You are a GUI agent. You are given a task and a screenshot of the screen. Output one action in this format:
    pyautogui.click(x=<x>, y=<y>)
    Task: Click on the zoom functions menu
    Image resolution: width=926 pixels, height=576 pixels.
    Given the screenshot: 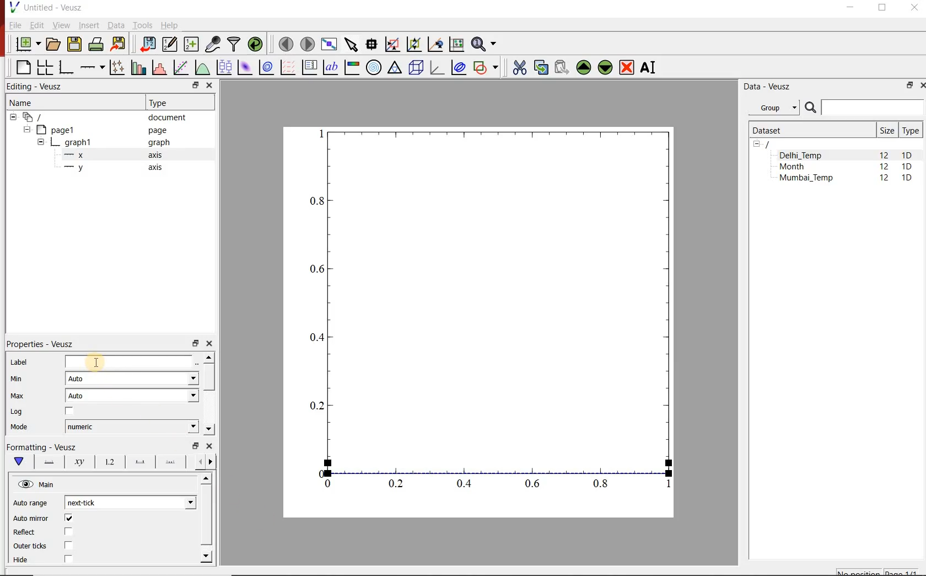 What is the action you would take?
    pyautogui.click(x=485, y=44)
    